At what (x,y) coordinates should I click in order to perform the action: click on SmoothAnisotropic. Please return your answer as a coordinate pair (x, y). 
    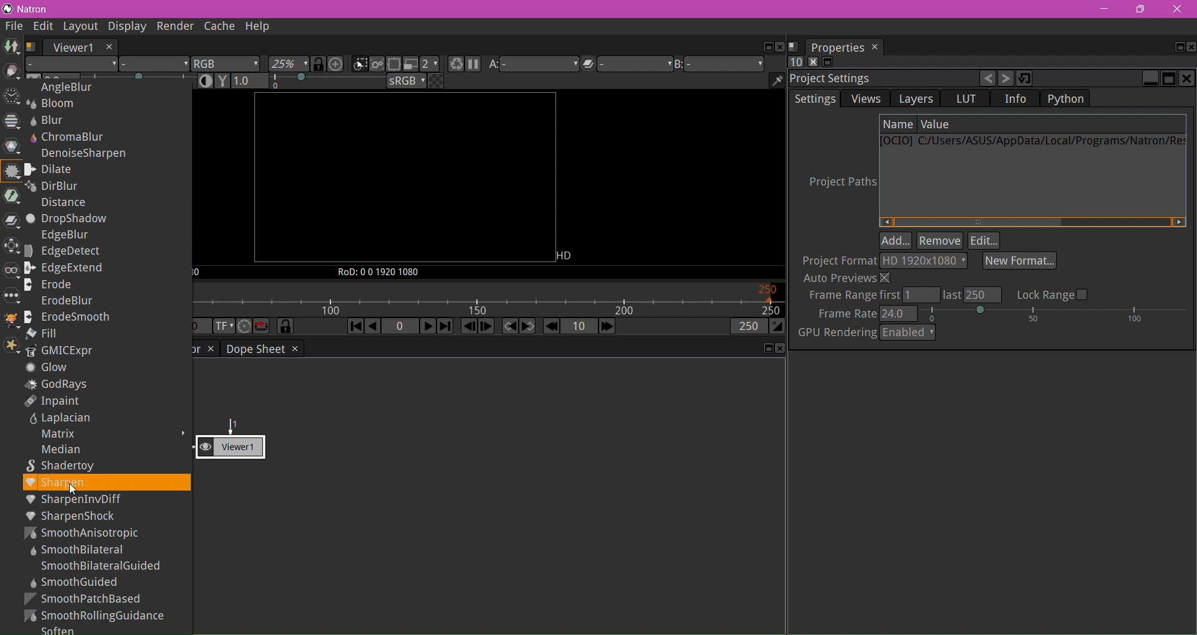
    Looking at the image, I should click on (90, 532).